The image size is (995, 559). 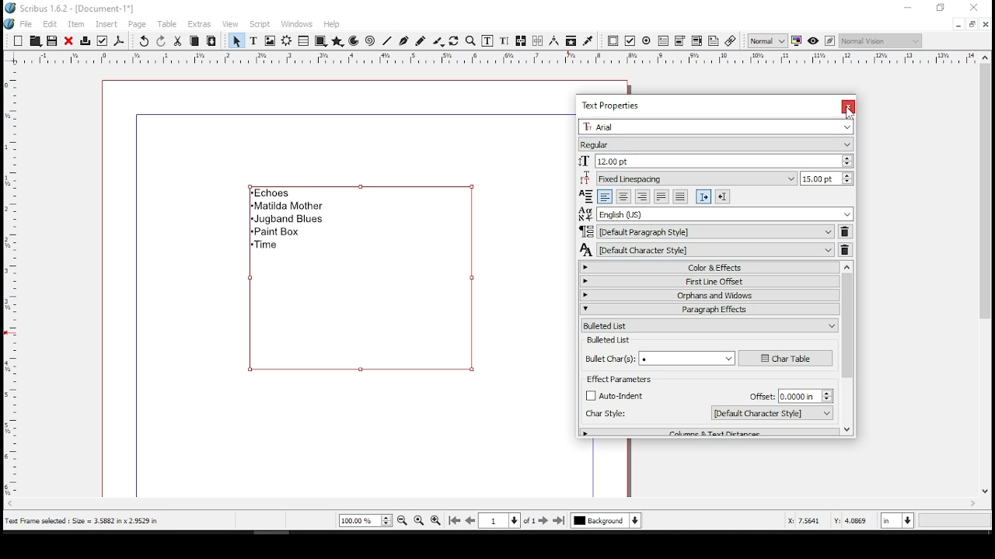 I want to click on PDF push button, so click(x=613, y=40).